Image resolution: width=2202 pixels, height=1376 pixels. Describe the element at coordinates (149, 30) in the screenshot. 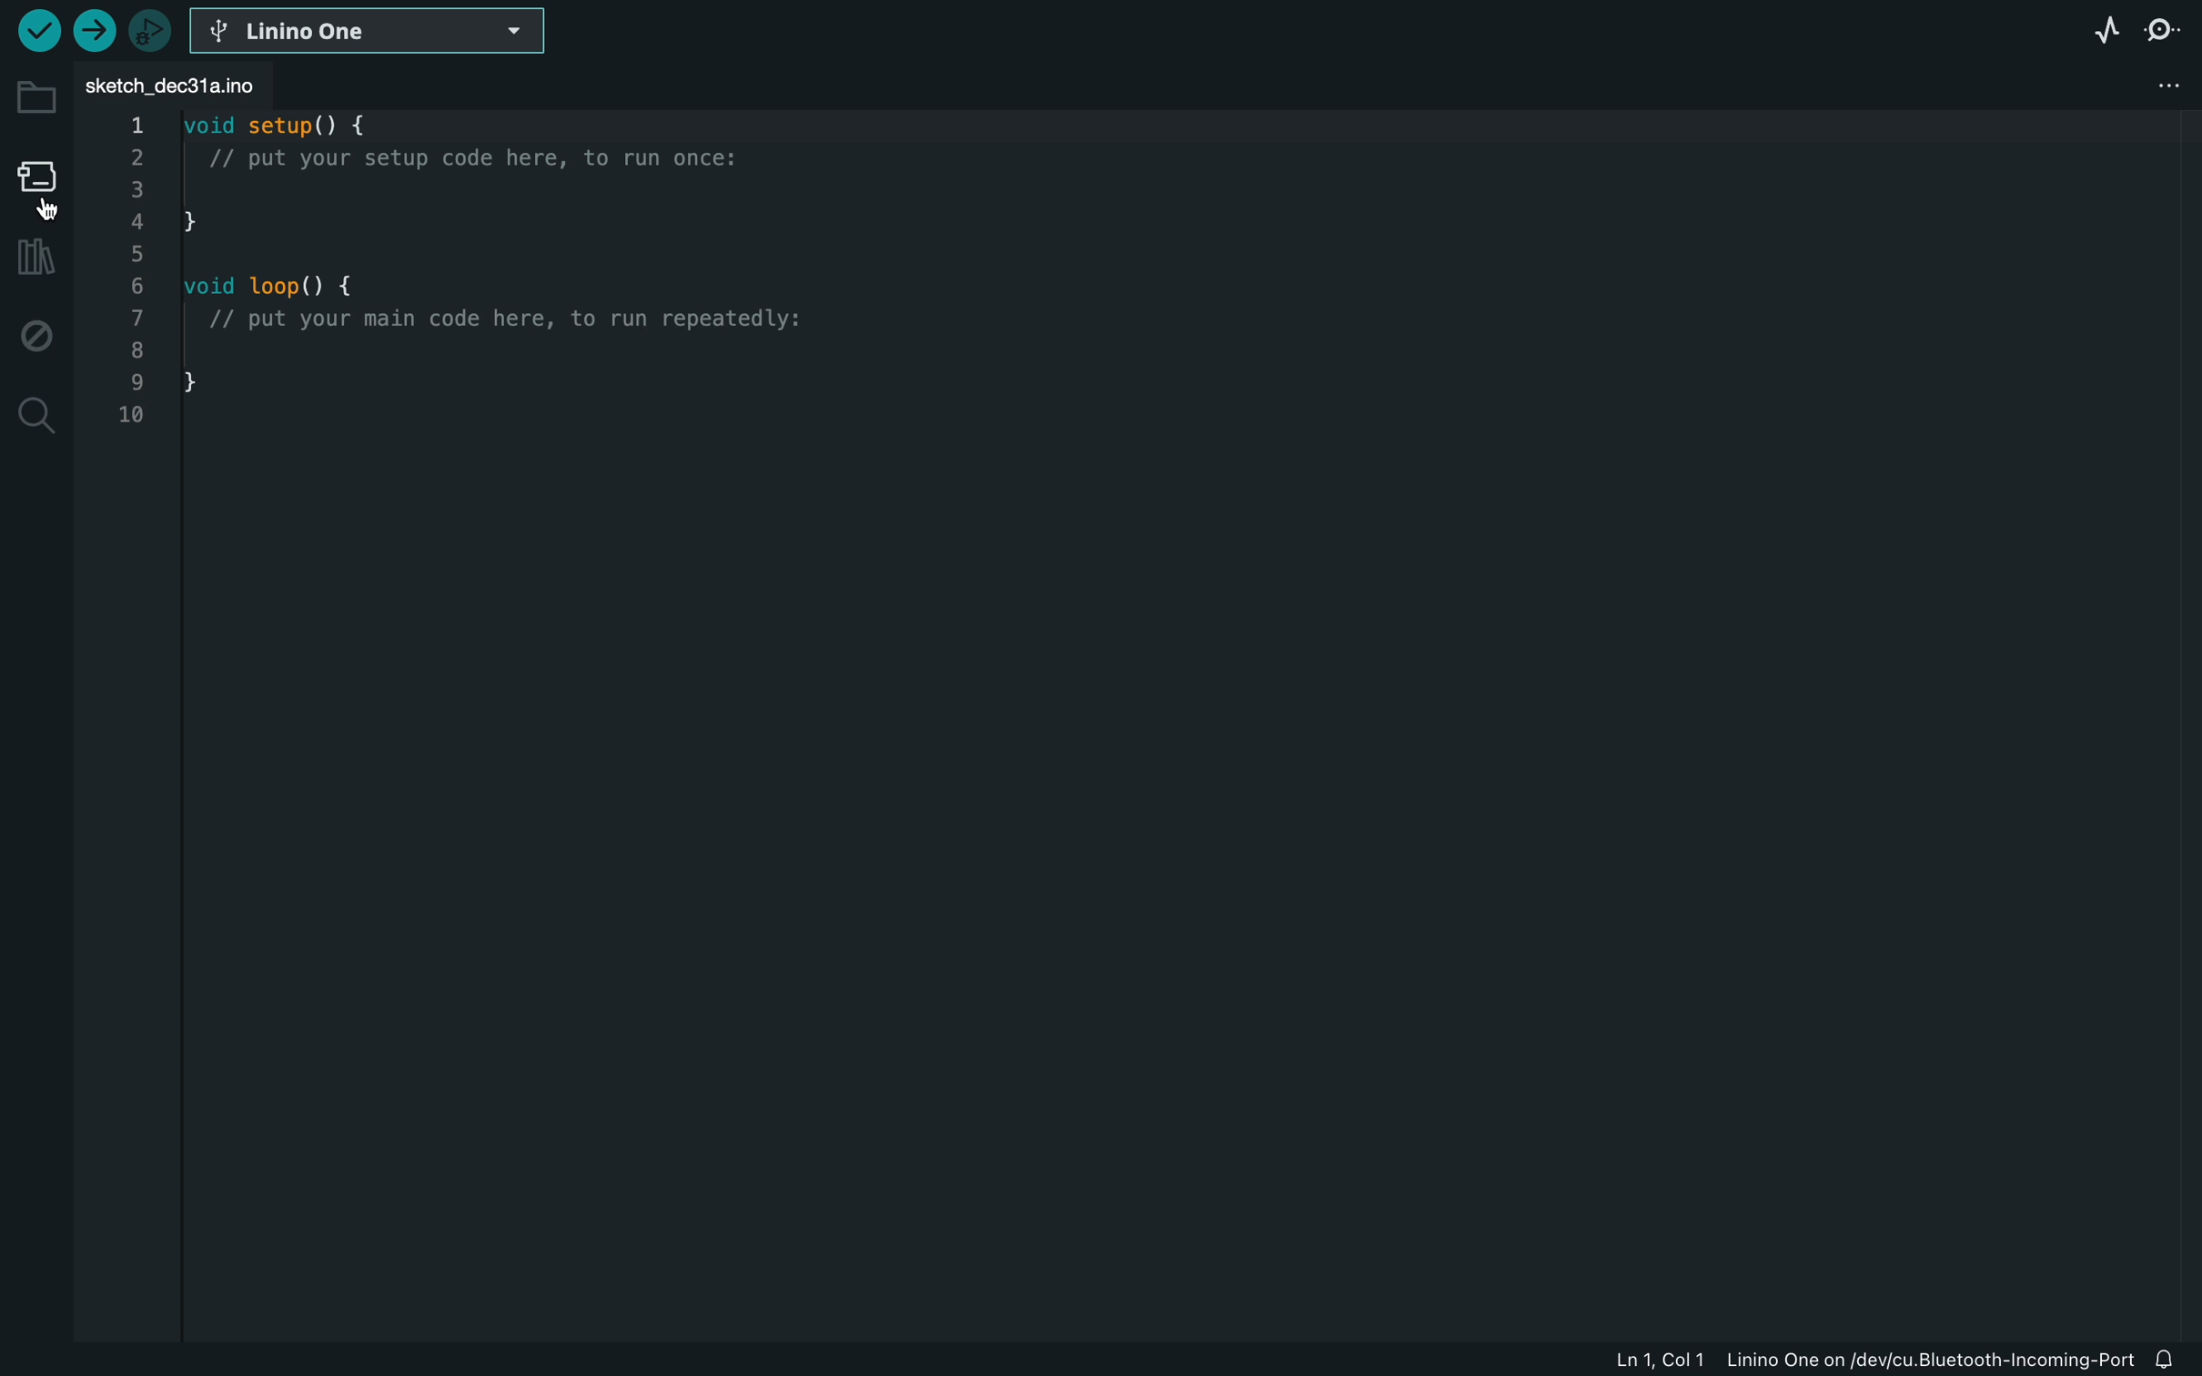

I see `debugger` at that location.